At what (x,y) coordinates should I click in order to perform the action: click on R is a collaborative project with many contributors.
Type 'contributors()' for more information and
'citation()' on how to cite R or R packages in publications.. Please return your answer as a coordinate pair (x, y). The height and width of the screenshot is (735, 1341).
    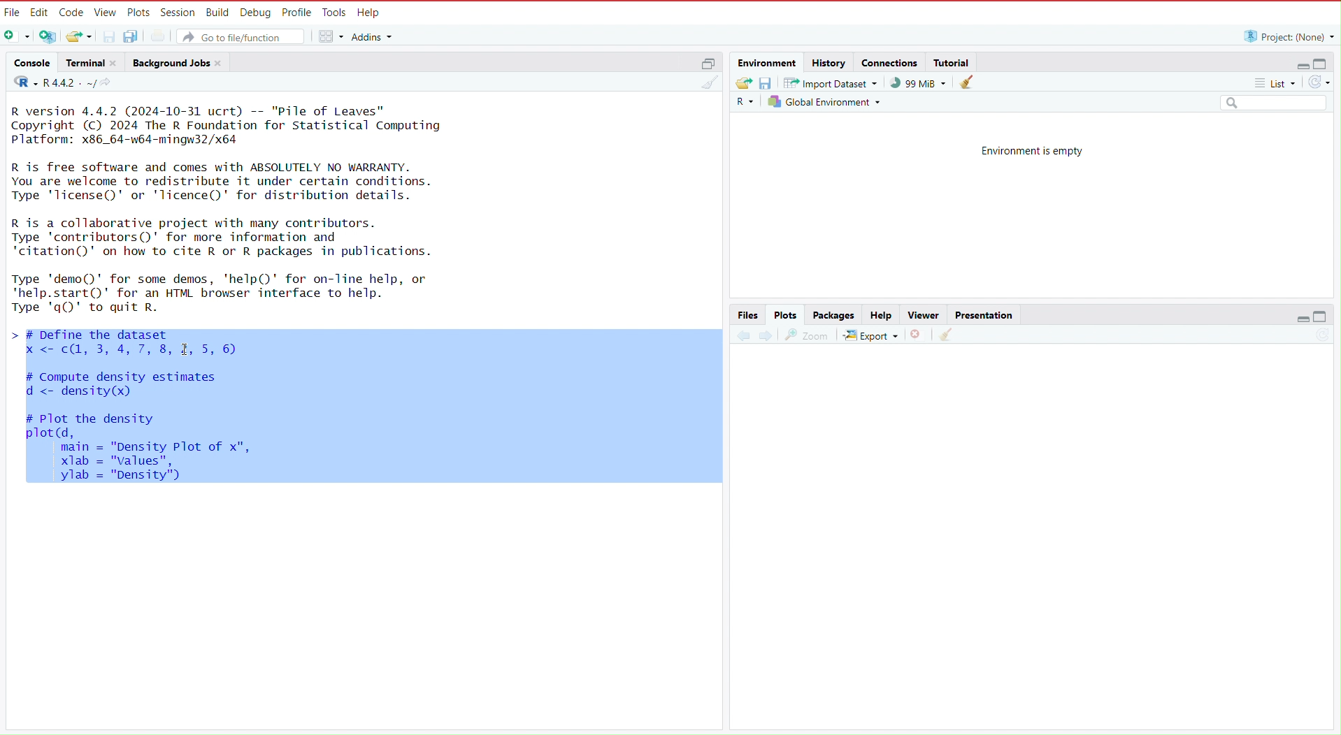
    Looking at the image, I should click on (231, 237).